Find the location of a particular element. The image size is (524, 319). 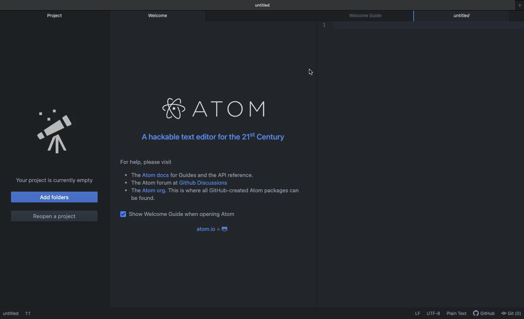

list item content is located at coordinates (234, 191).